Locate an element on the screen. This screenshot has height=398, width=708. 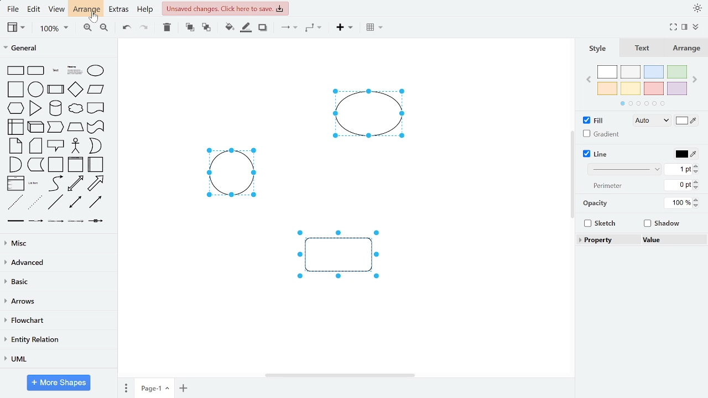
white is located at coordinates (608, 72).